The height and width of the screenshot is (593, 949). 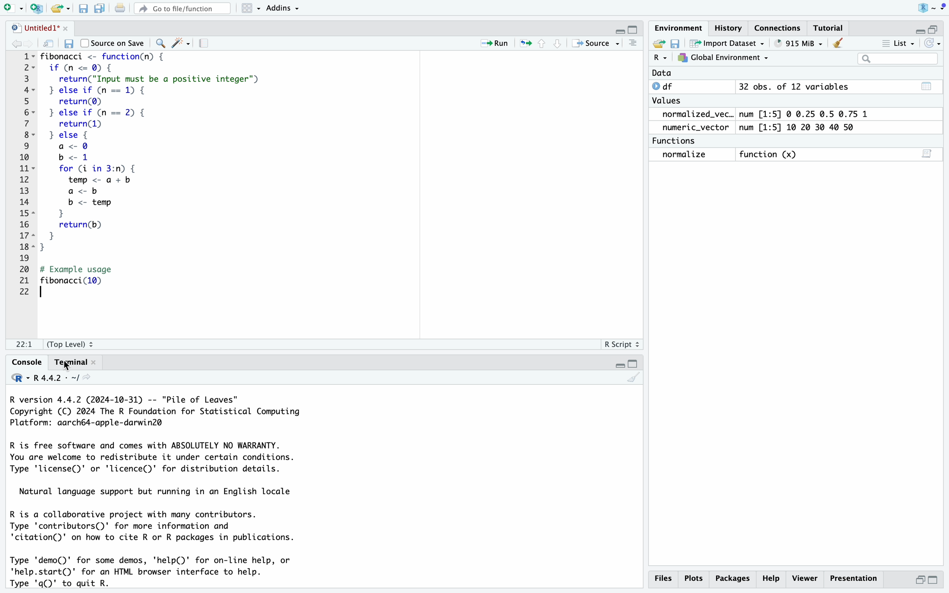 What do you see at coordinates (660, 58) in the screenshot?
I see `select language` at bounding box center [660, 58].